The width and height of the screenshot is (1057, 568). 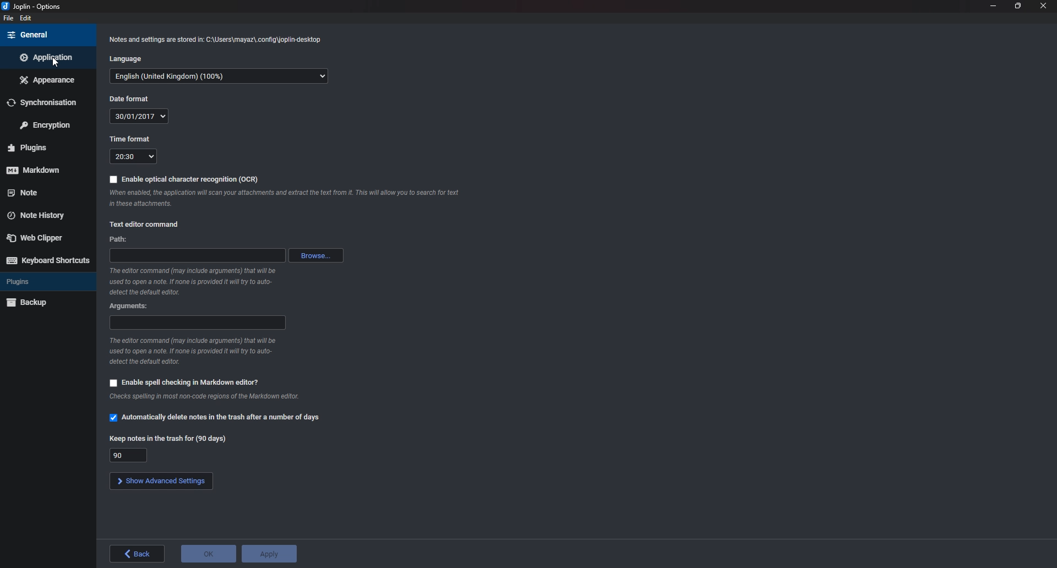 I want to click on Time format, so click(x=129, y=139).